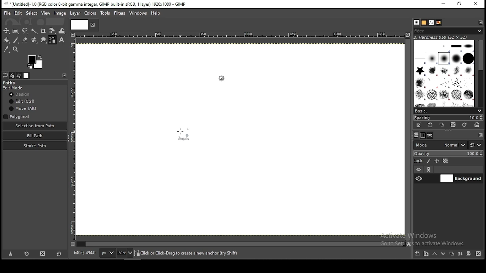 The image size is (486, 273). What do you see at coordinates (424, 23) in the screenshot?
I see `patterns` at bounding box center [424, 23].